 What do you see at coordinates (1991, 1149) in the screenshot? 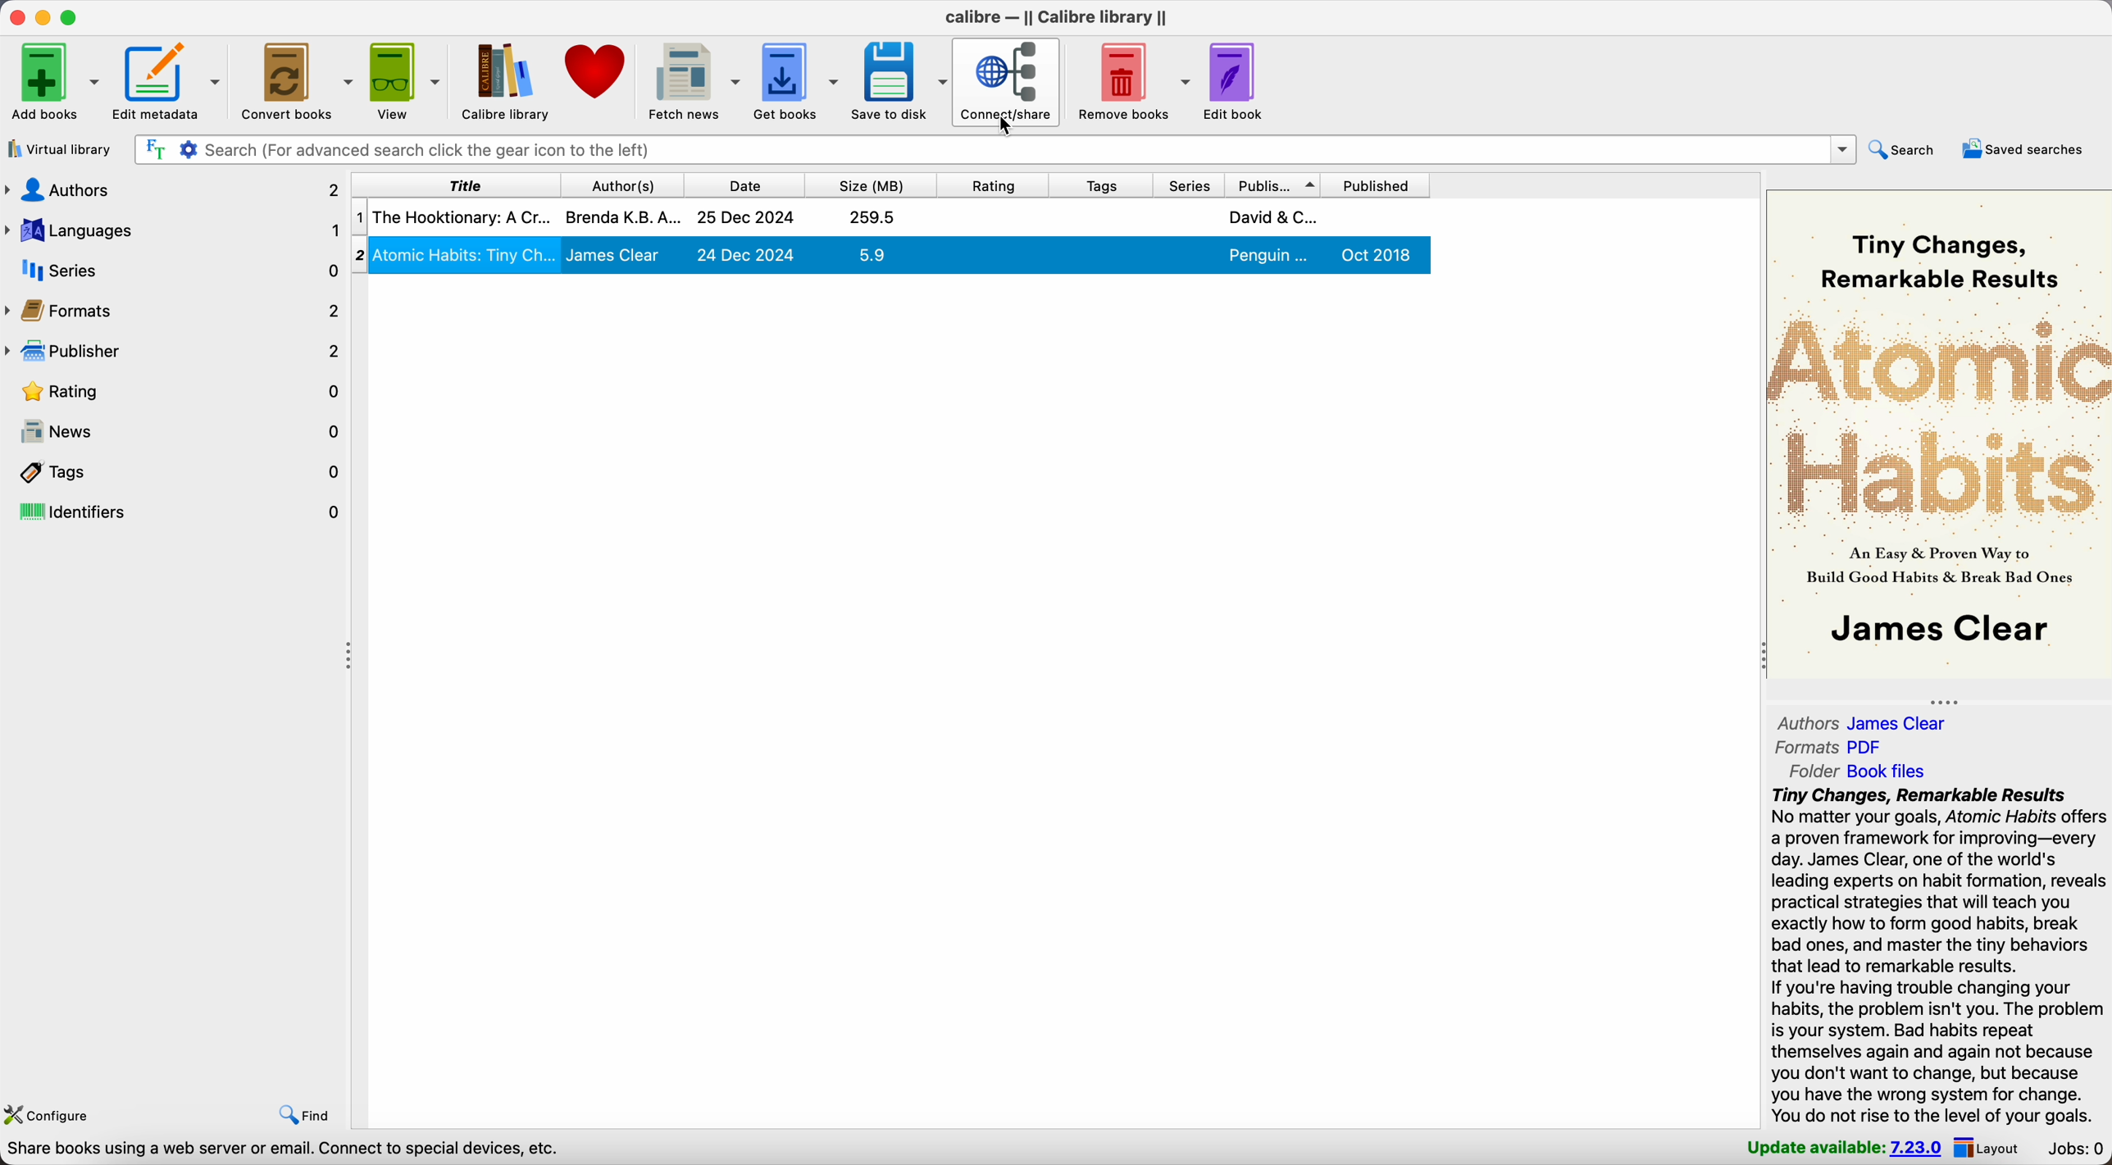
I see `layout` at bounding box center [1991, 1149].